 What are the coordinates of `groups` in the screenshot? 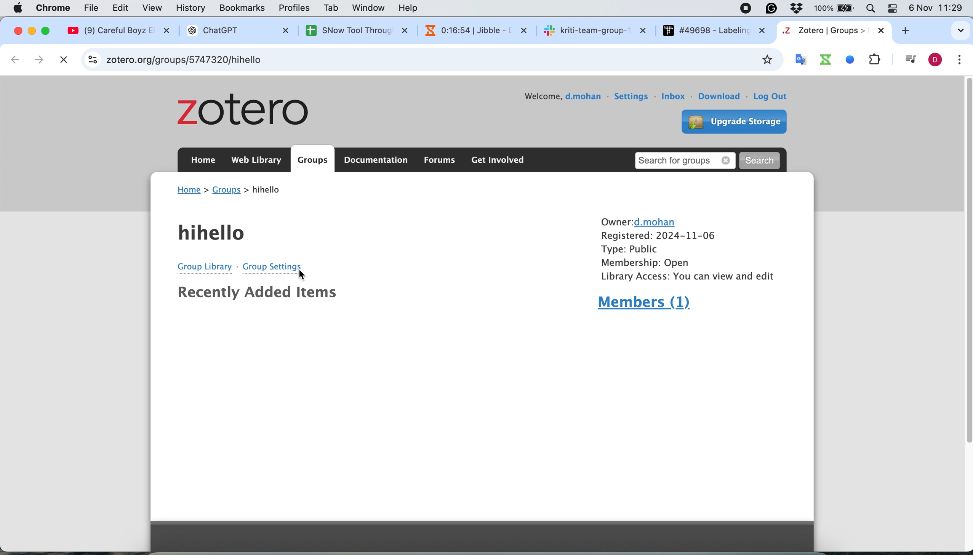 It's located at (227, 191).